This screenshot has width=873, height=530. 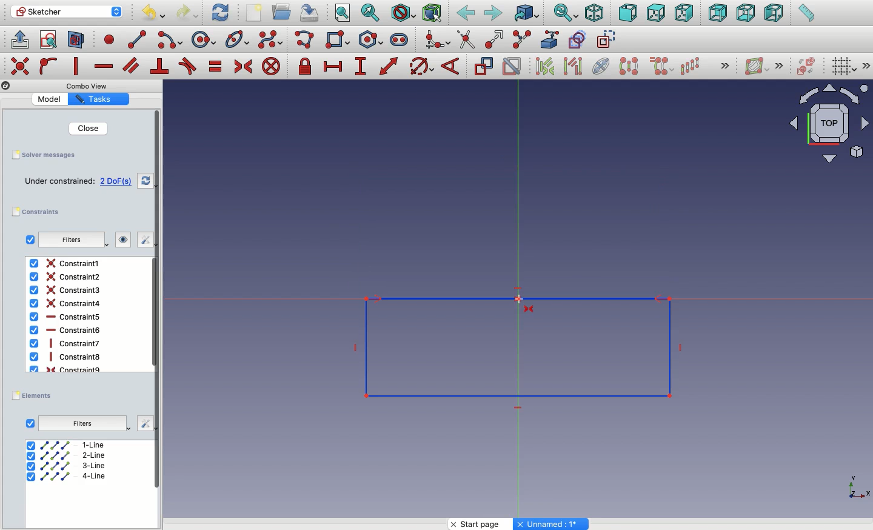 What do you see at coordinates (857, 483) in the screenshot?
I see `Axis` at bounding box center [857, 483].